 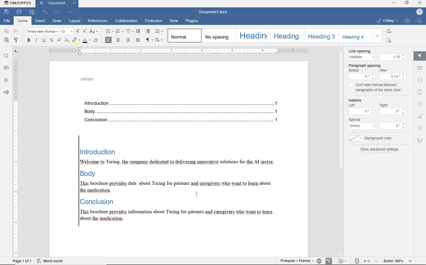 What do you see at coordinates (380, 150) in the screenshot?
I see `show advanced settings` at bounding box center [380, 150].